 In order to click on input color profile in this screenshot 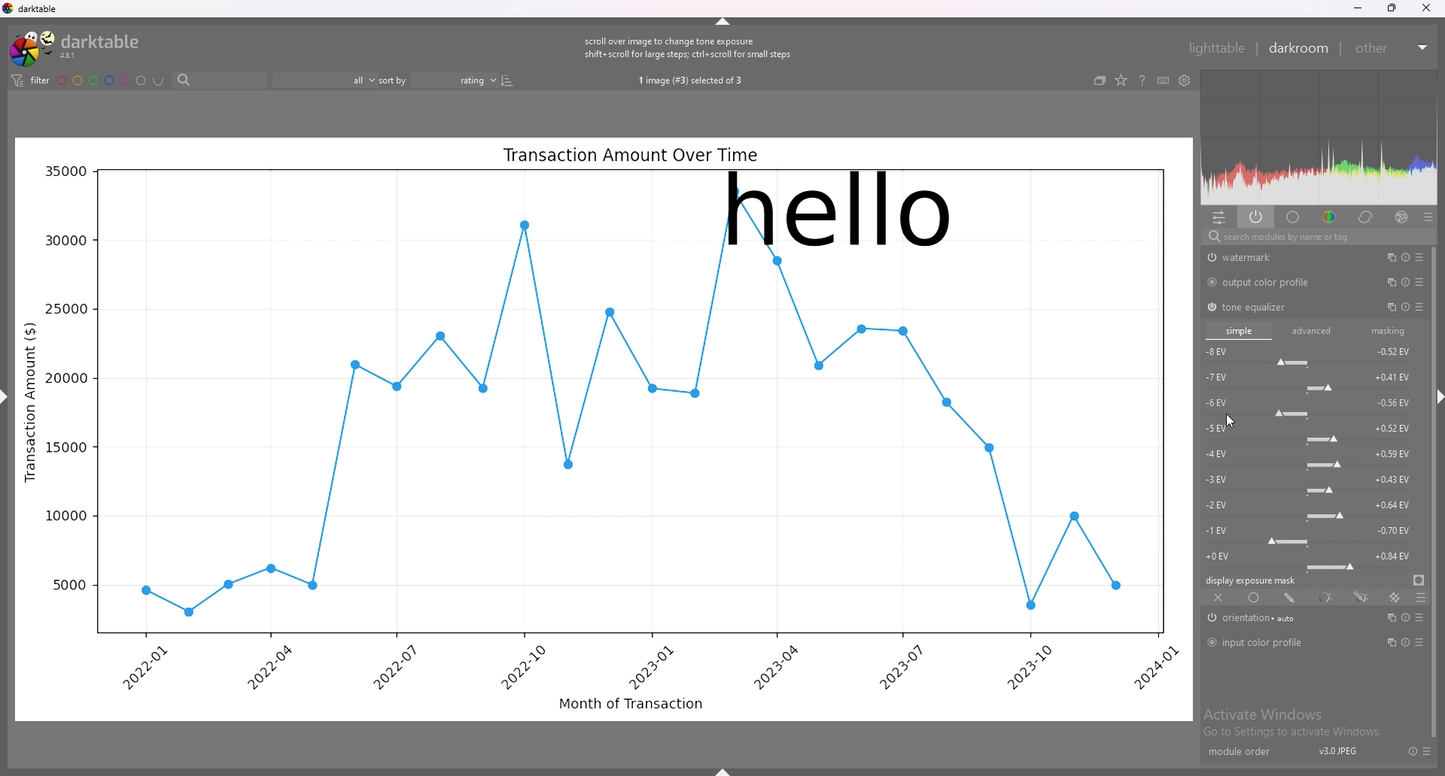, I will do `click(1267, 642)`.